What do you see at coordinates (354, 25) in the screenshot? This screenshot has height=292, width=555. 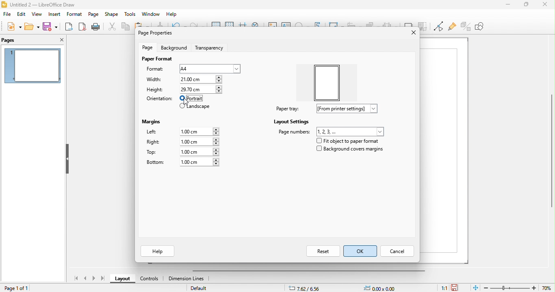 I see `align objects` at bounding box center [354, 25].